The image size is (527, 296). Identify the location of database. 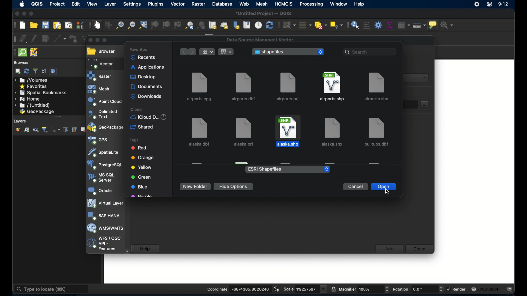
(222, 4).